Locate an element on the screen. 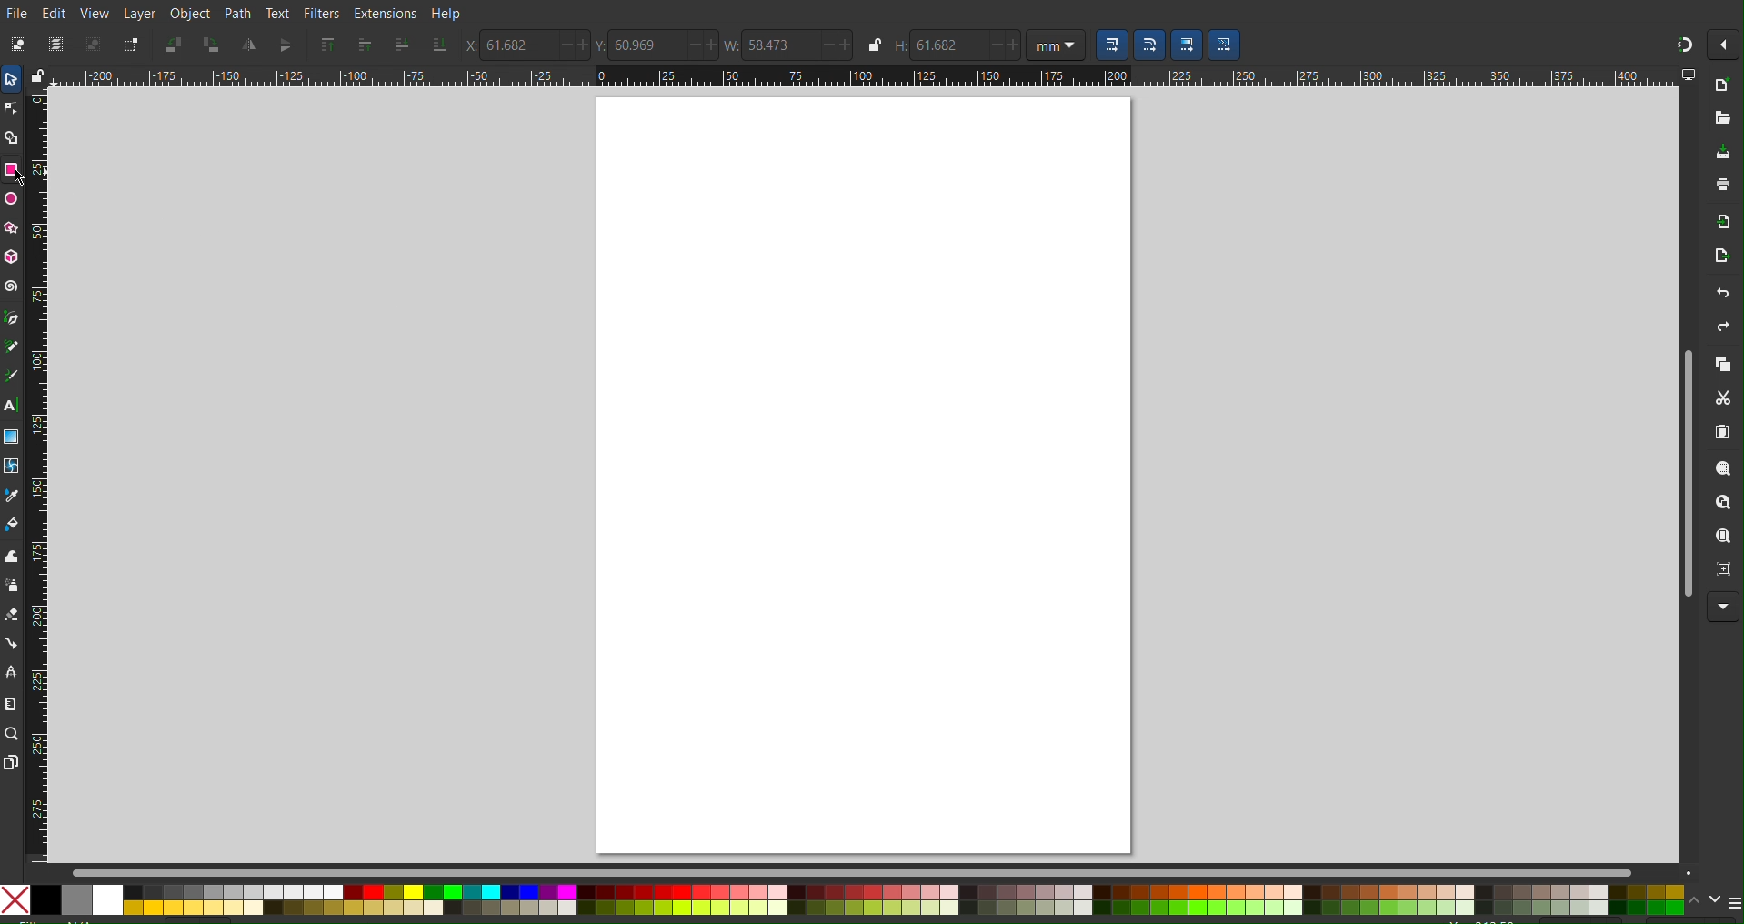  Cut is located at coordinates (1726, 400).